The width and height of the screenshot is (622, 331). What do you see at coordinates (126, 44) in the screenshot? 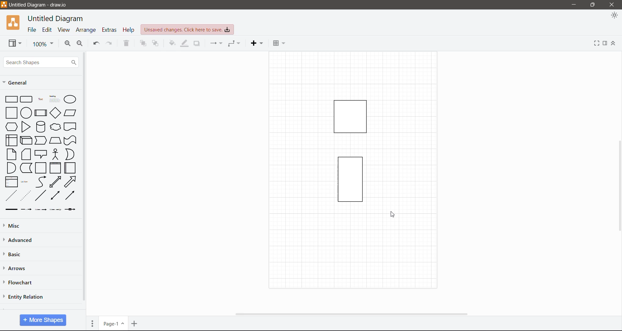
I see `Delete` at bounding box center [126, 44].